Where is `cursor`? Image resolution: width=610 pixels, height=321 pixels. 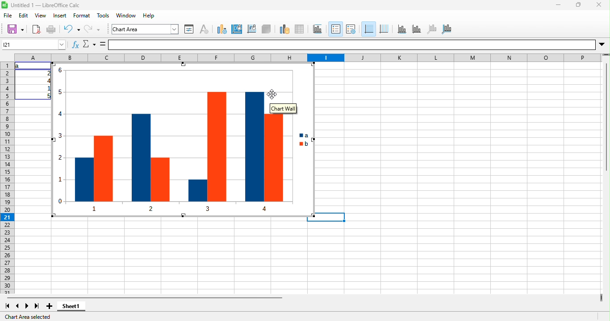
cursor is located at coordinates (272, 94).